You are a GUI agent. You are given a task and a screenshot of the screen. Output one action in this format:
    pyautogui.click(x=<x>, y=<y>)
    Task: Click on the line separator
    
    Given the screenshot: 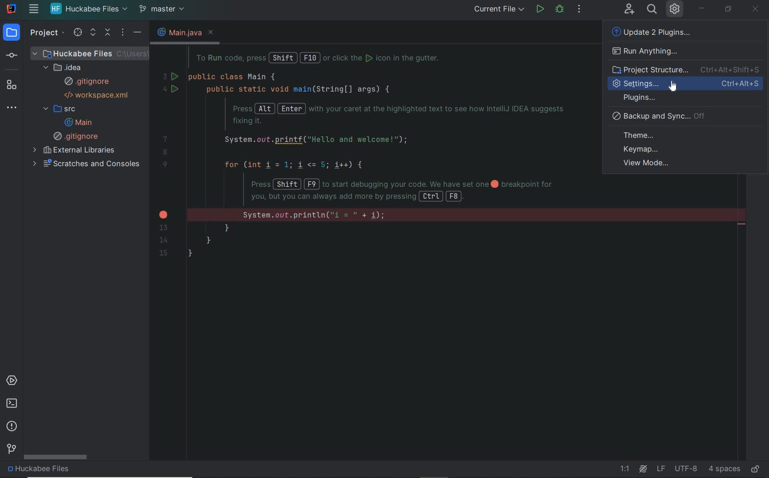 What is the action you would take?
    pyautogui.click(x=661, y=469)
    